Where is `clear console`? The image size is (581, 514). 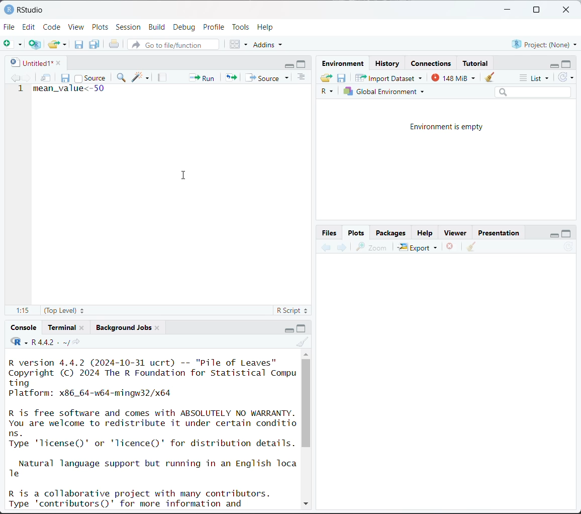
clear console is located at coordinates (304, 342).